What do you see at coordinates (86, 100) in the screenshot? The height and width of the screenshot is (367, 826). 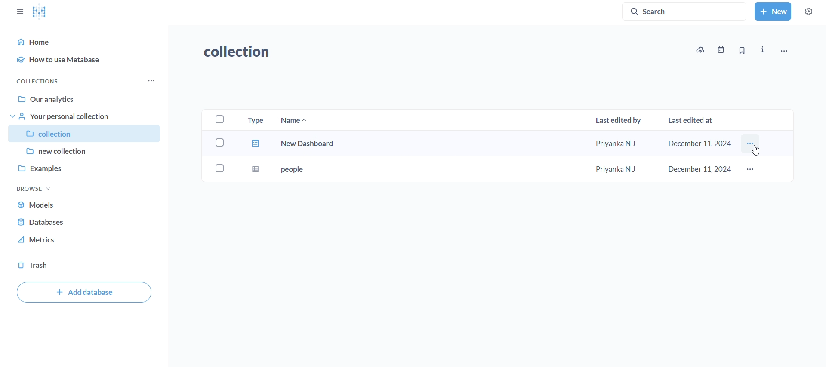 I see `our analytics` at bounding box center [86, 100].